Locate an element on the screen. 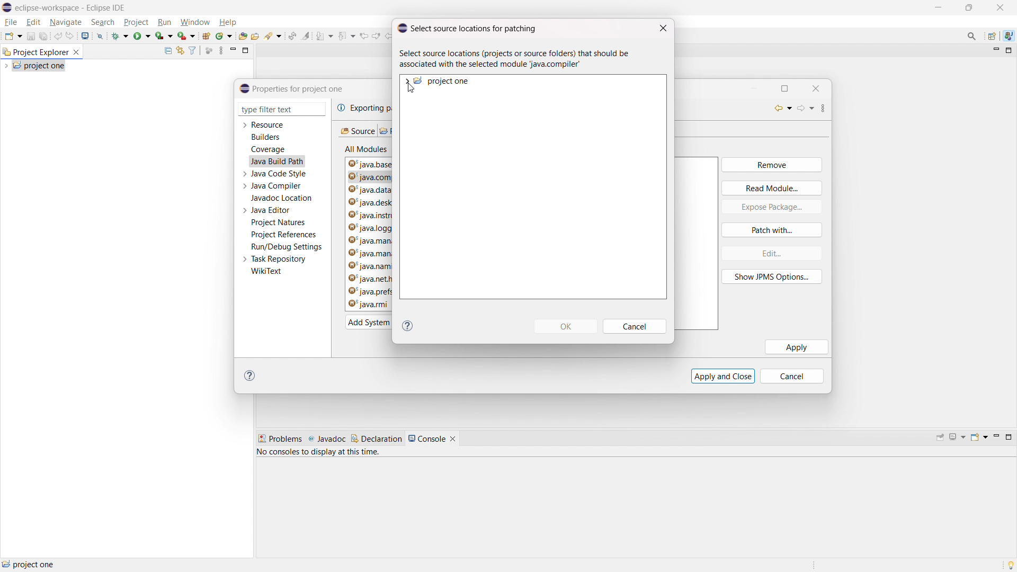  new is located at coordinates (13, 35).